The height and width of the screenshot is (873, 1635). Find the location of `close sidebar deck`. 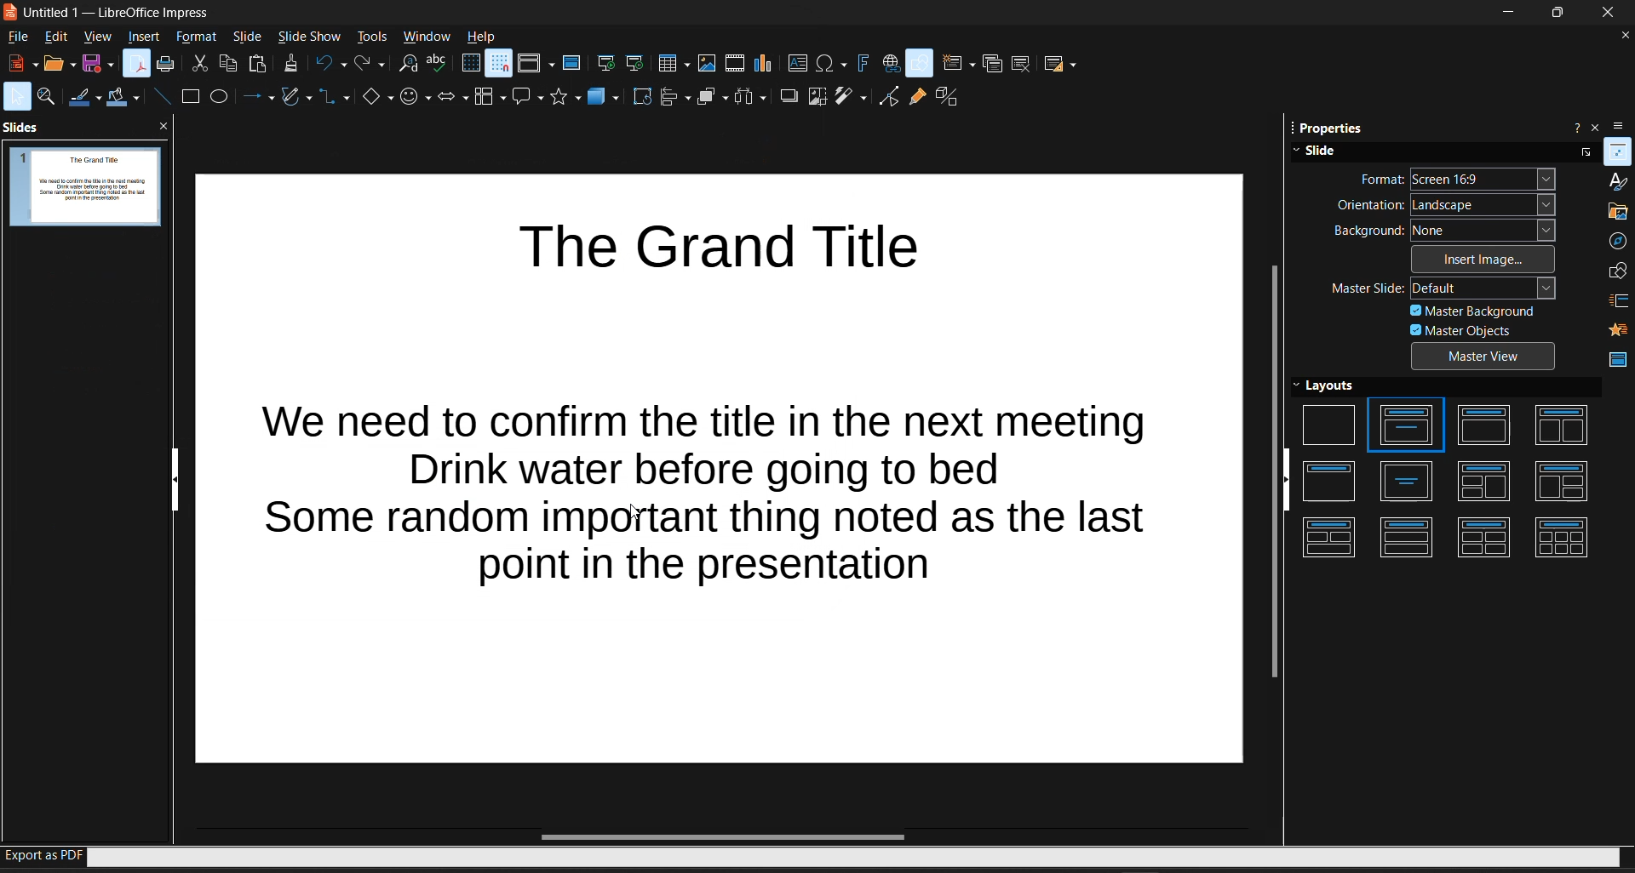

close sidebar deck is located at coordinates (1599, 127).